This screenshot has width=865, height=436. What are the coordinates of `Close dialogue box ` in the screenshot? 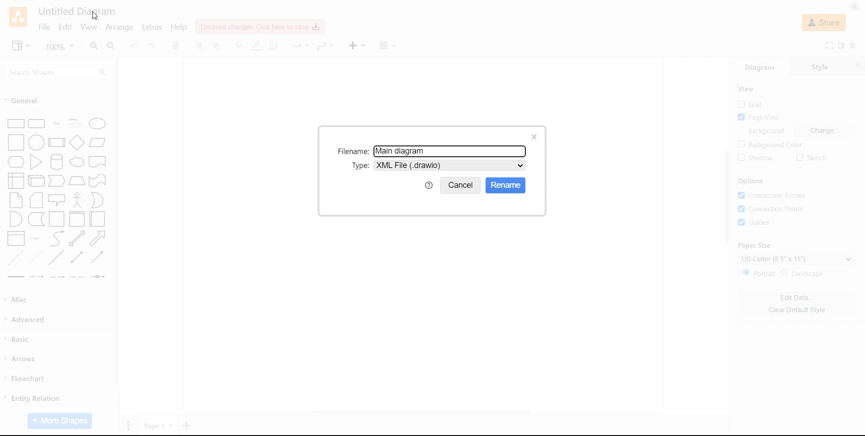 It's located at (535, 137).